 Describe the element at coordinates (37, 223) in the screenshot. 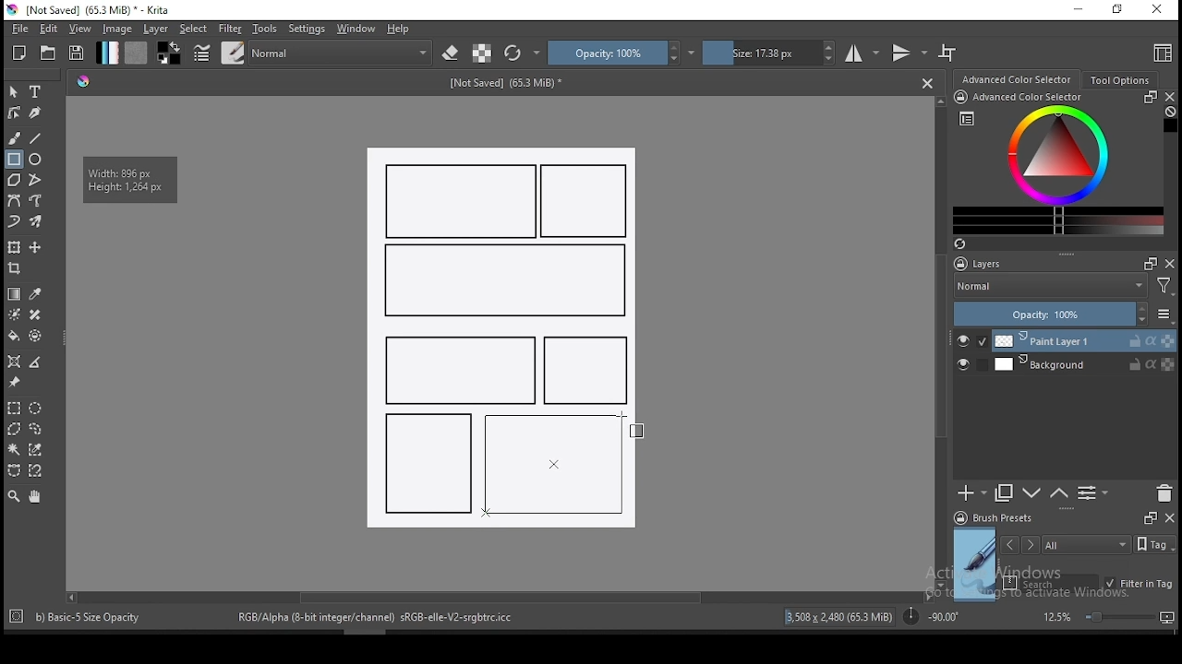

I see `multibrush tool` at that location.